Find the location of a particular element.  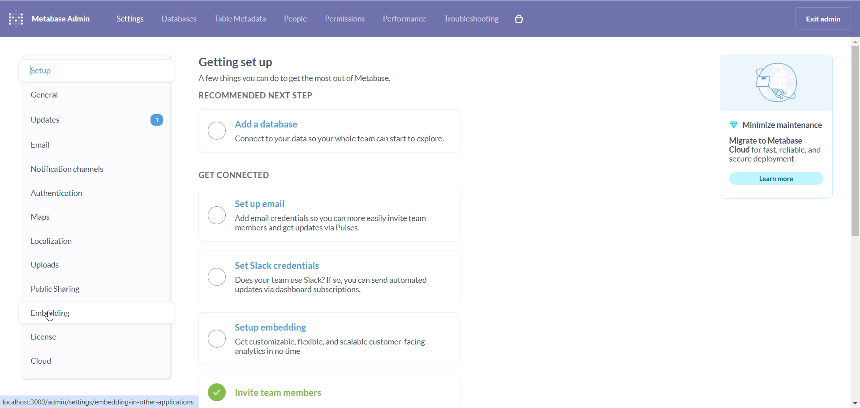

exit admin is located at coordinates (819, 18).